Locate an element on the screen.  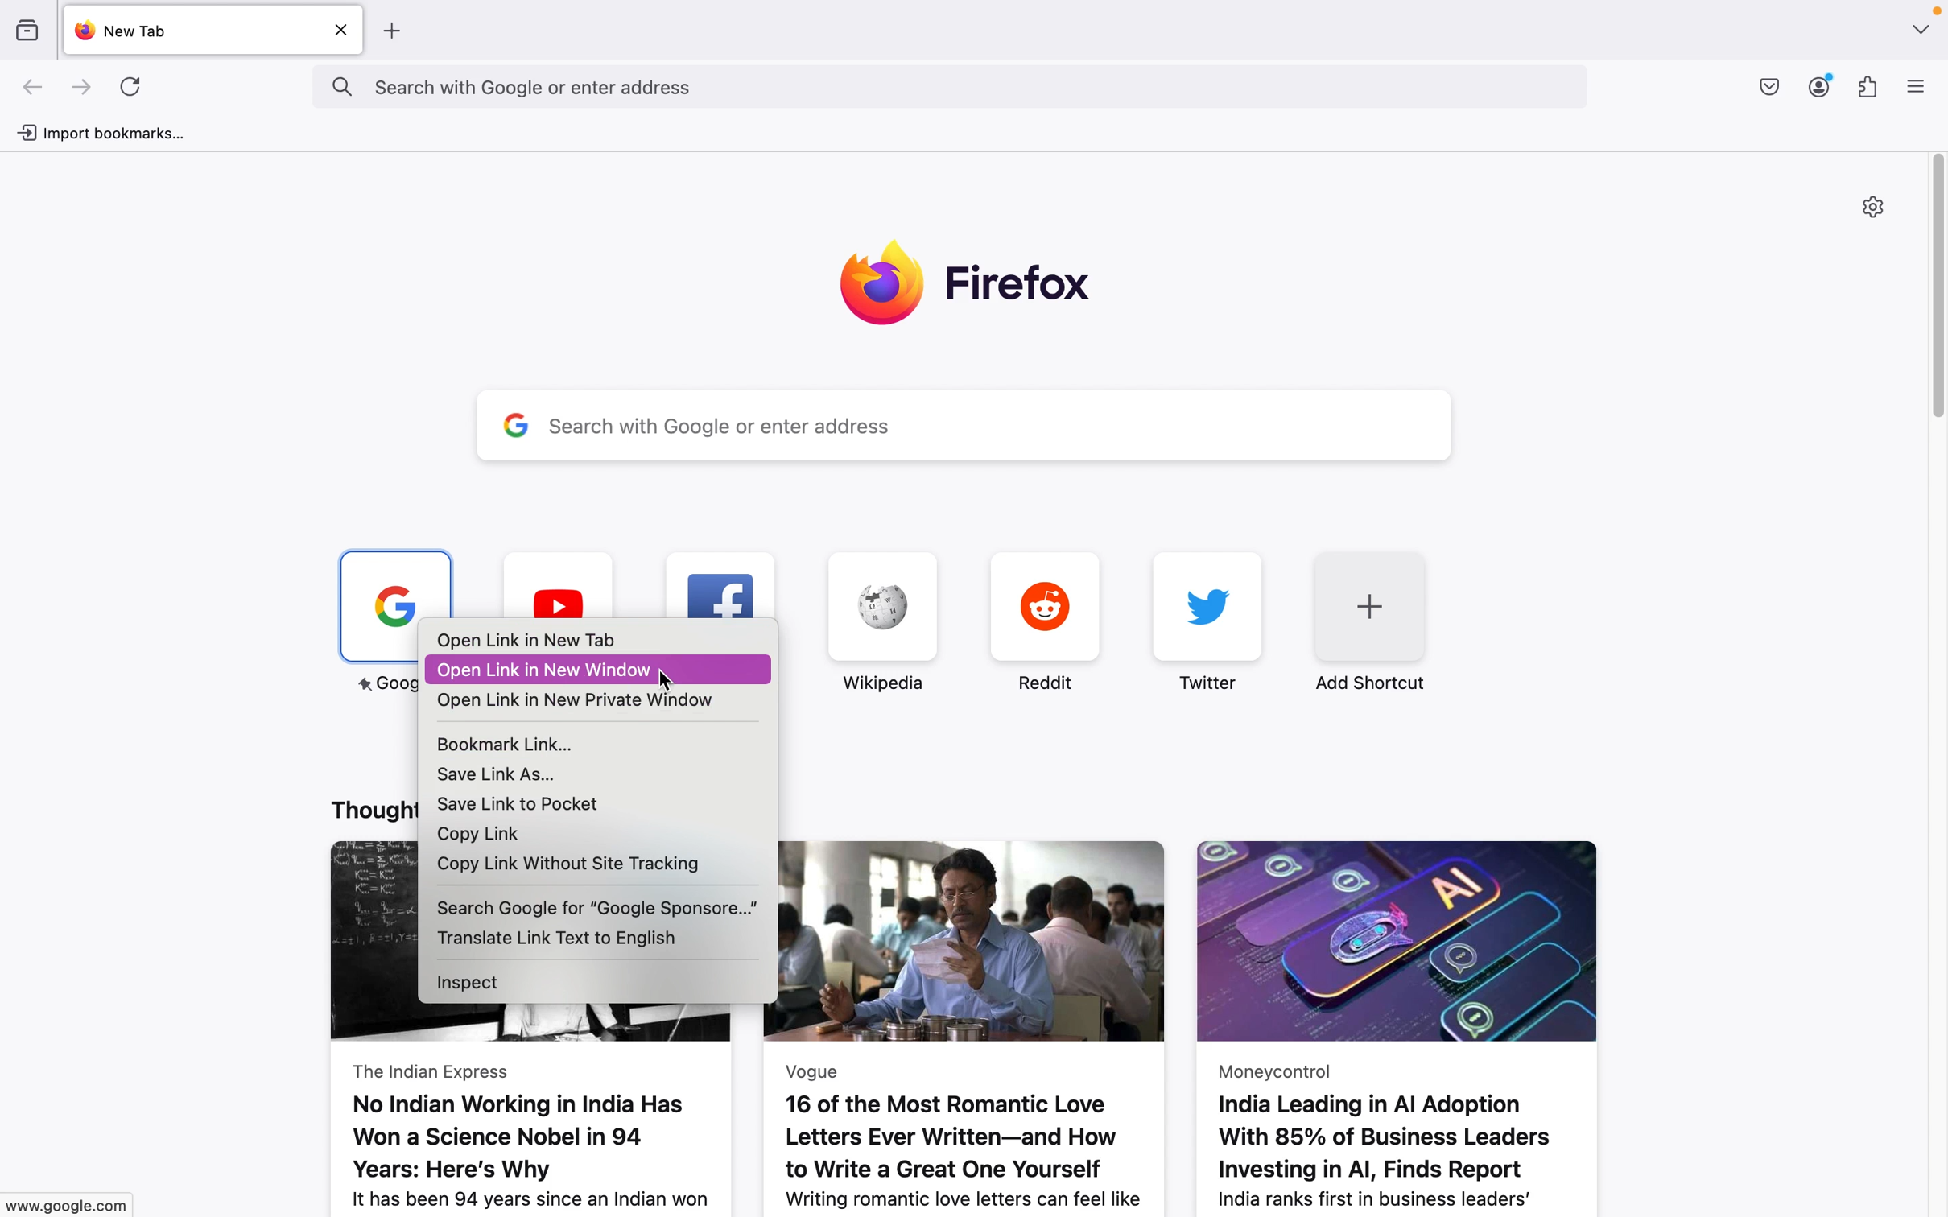
Moneycontrol

India Leading in Al Adoption
With 85% of Business Leaders
Investing in Al, Finds Report is located at coordinates (1422, 1021).